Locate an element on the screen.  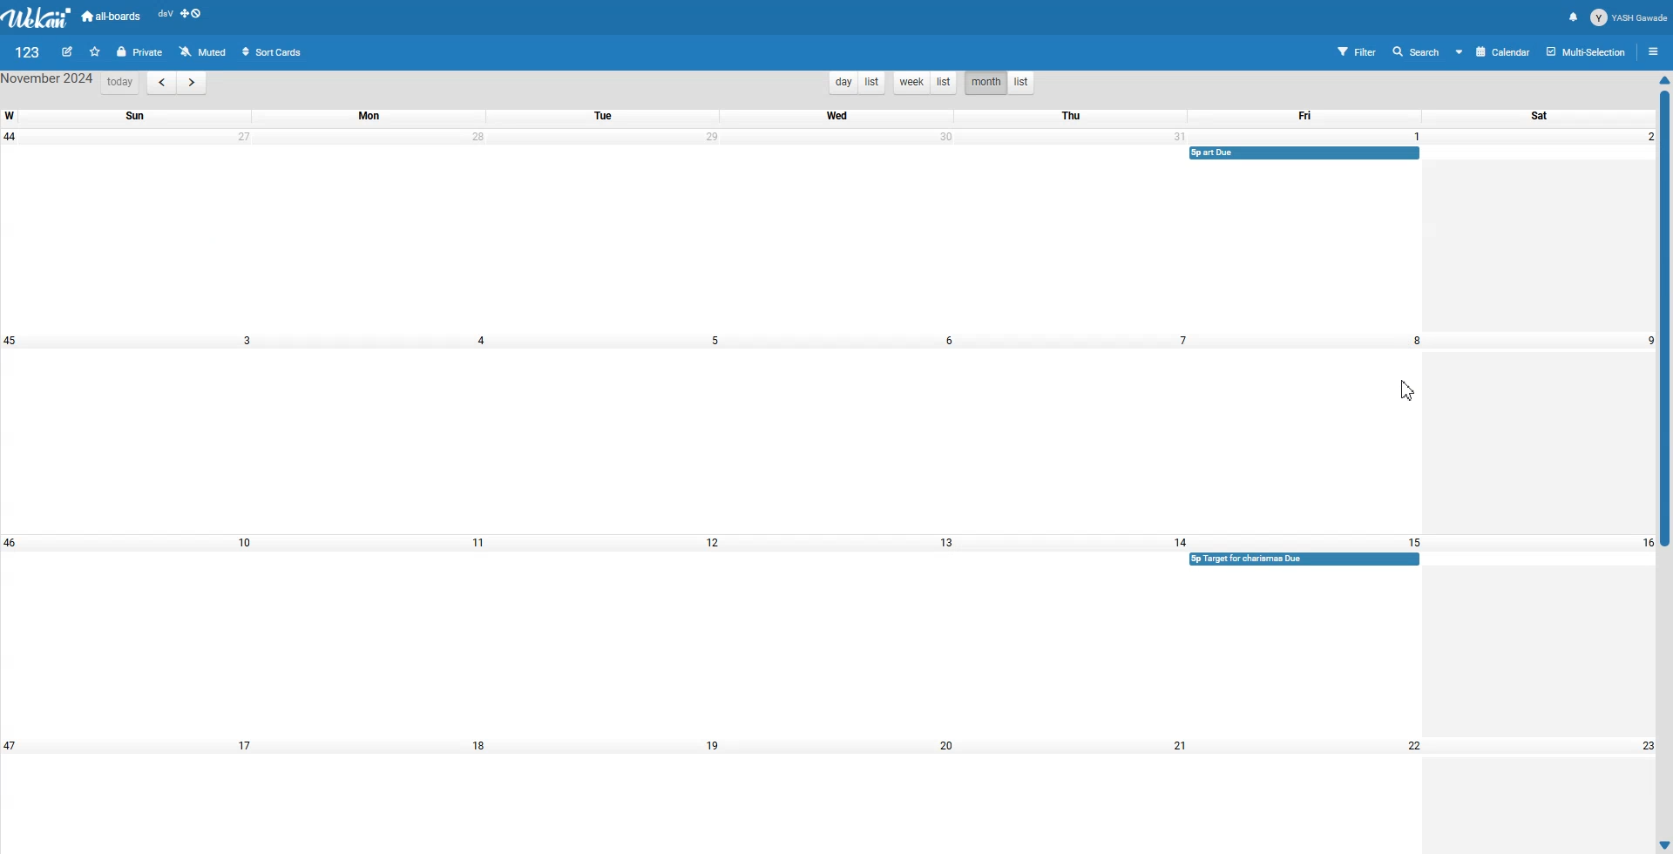
Card Deadline is located at coordinates (1306, 153).